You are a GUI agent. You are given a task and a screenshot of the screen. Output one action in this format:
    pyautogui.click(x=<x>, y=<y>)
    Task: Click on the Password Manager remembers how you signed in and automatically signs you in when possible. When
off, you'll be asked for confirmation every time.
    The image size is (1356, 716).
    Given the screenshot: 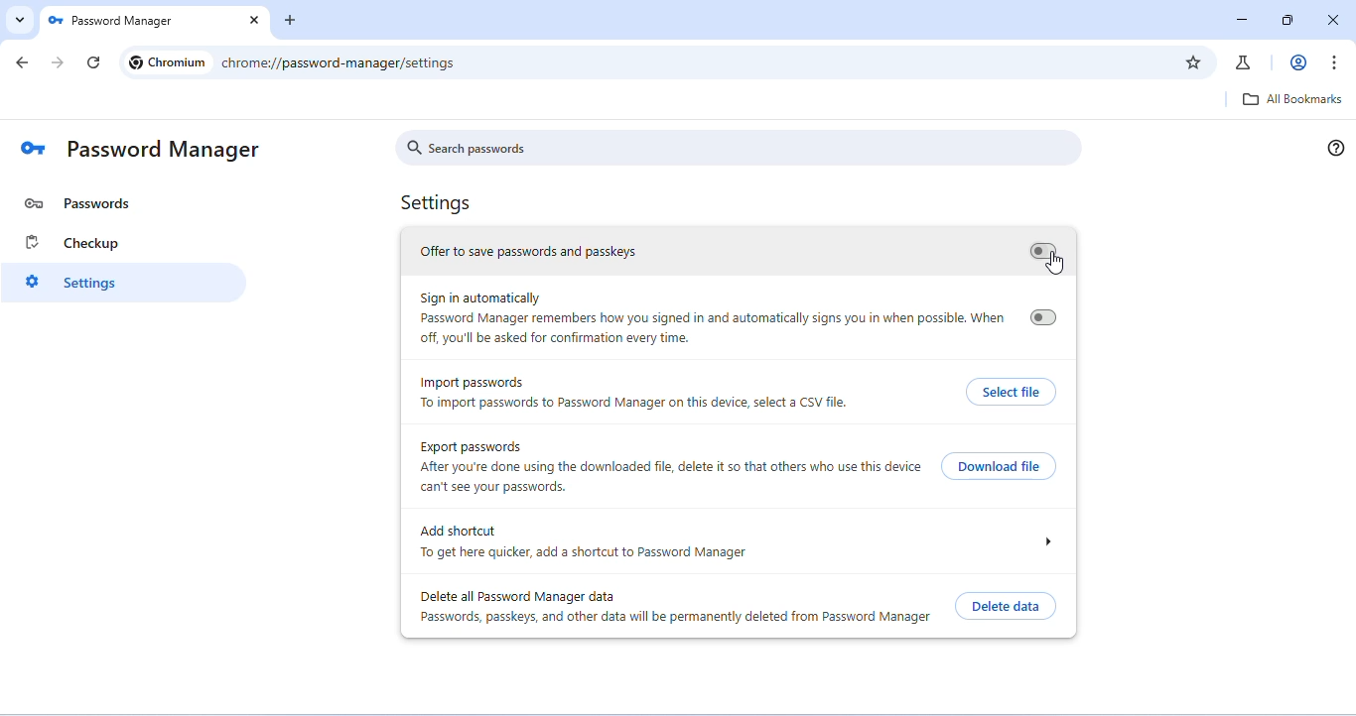 What is the action you would take?
    pyautogui.click(x=712, y=329)
    